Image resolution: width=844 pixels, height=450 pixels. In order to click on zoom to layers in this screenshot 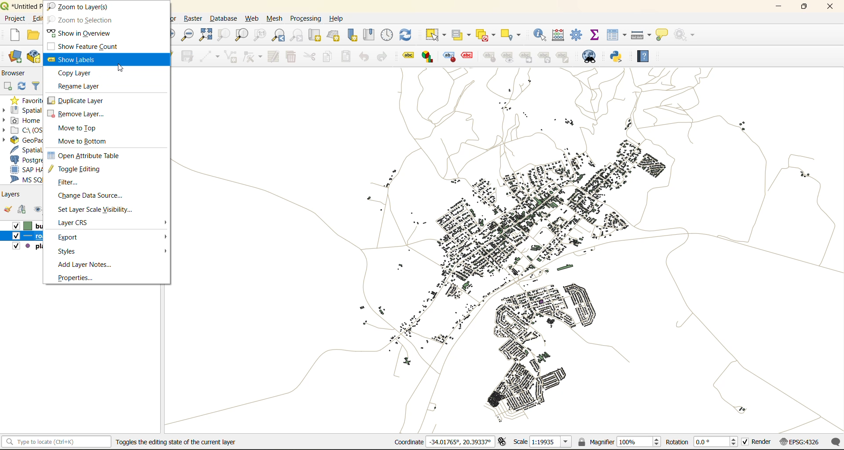, I will do `click(81, 7)`.